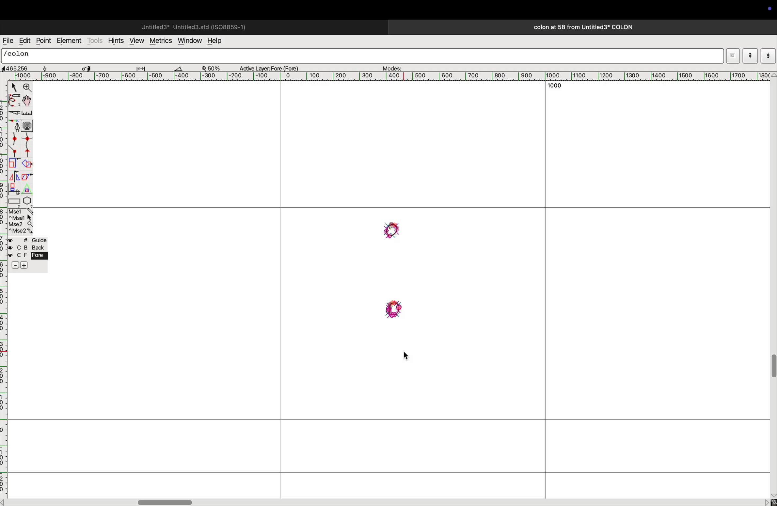 This screenshot has width=777, height=506. What do you see at coordinates (160, 41) in the screenshot?
I see `metrics` at bounding box center [160, 41].